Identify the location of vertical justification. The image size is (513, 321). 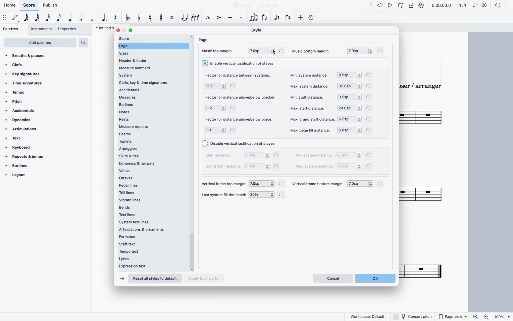
(241, 63).